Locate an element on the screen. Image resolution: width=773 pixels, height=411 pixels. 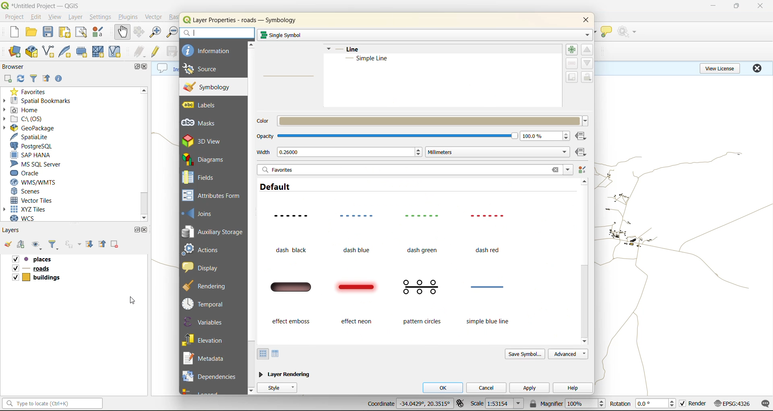
wms is located at coordinates (39, 182).